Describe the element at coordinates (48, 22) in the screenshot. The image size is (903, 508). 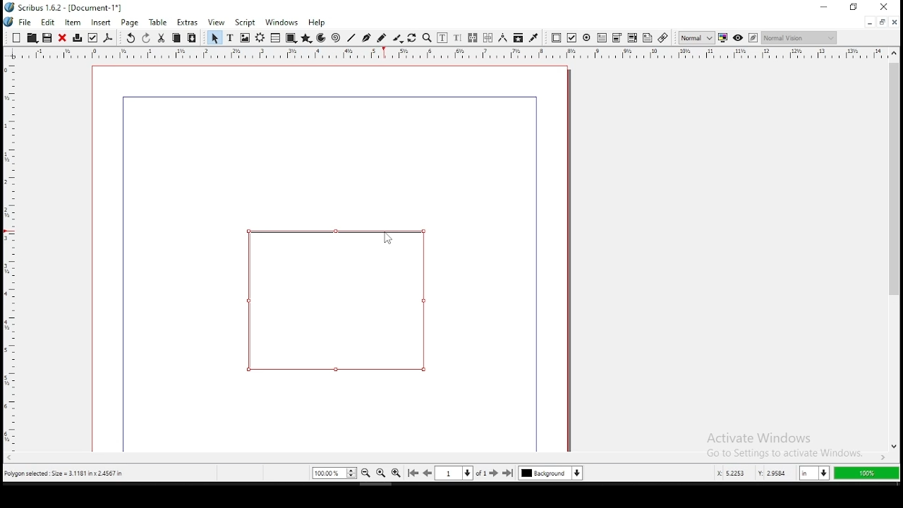
I see `edit` at that location.